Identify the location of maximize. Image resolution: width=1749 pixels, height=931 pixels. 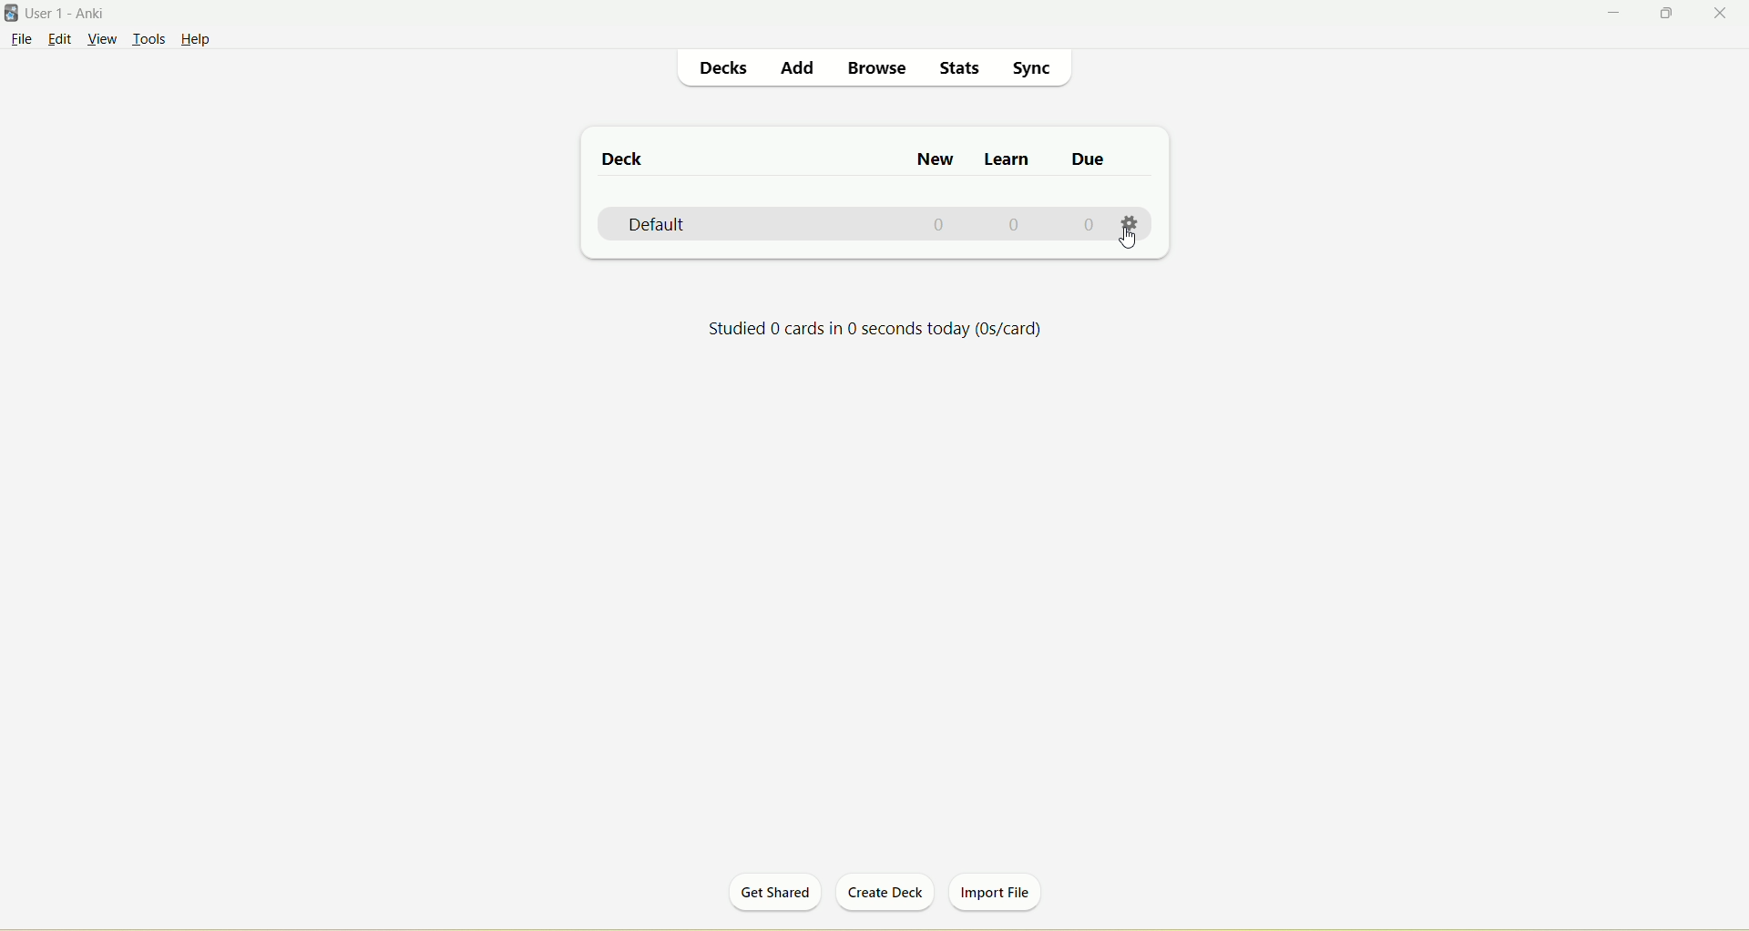
(1673, 14).